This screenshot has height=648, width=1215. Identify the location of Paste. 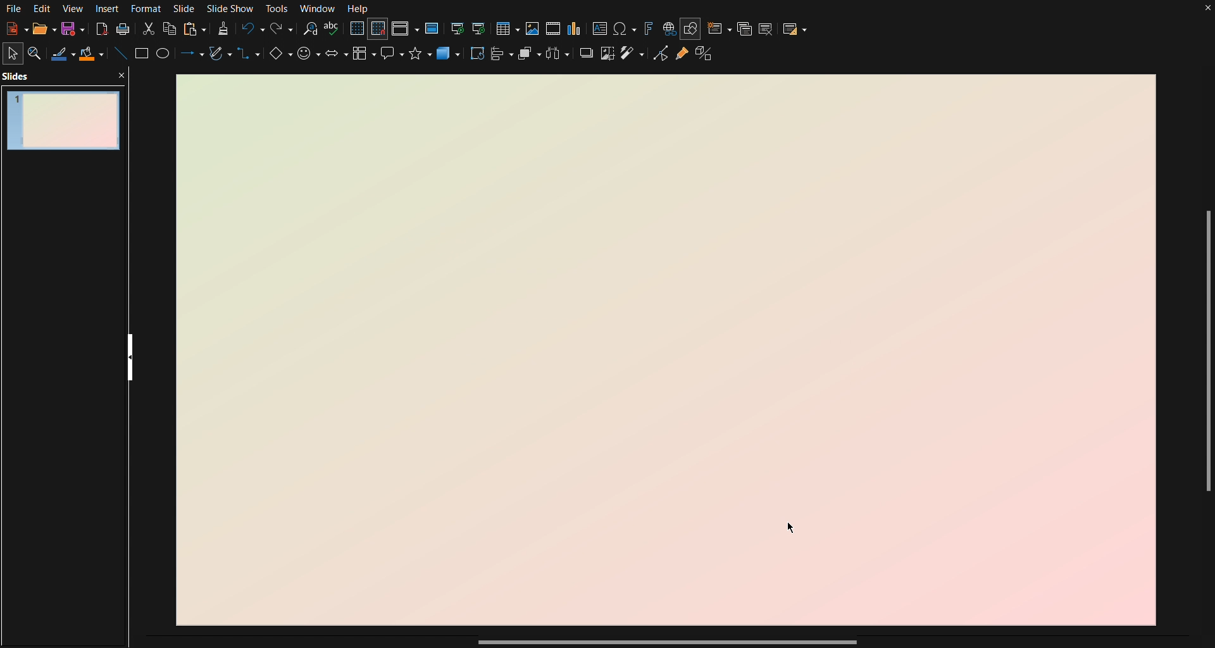
(194, 28).